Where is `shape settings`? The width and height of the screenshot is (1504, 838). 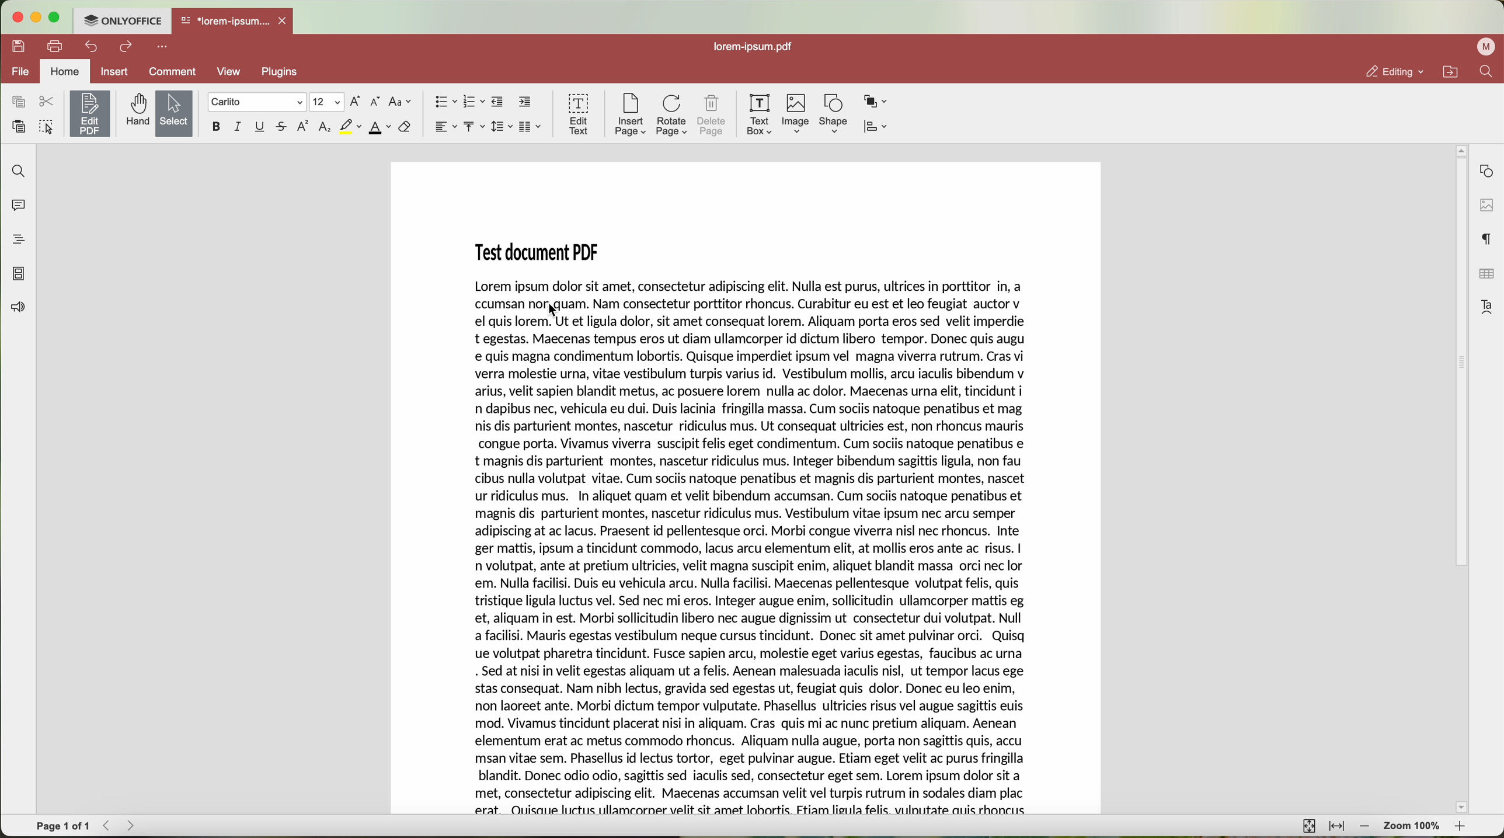 shape settings is located at coordinates (1485, 170).